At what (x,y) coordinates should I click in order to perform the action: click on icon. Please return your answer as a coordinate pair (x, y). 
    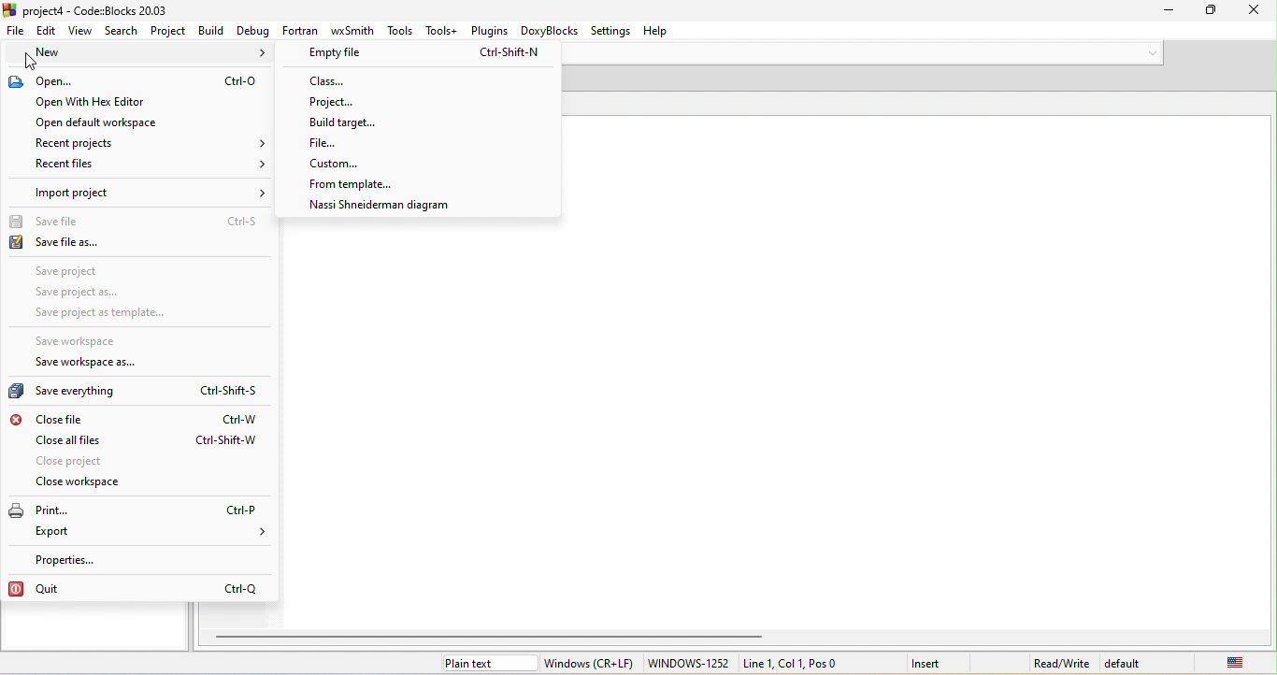
    Looking at the image, I should click on (11, 9).